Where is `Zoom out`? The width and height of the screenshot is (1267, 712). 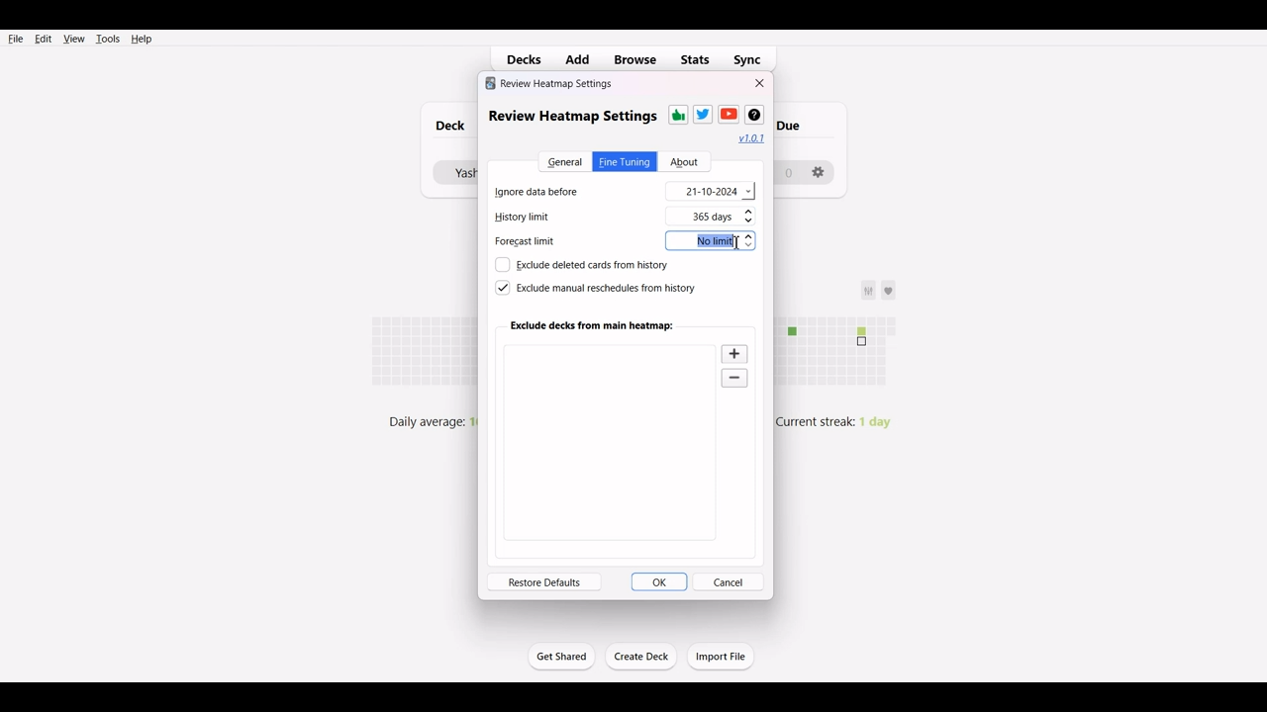 Zoom out is located at coordinates (736, 380).